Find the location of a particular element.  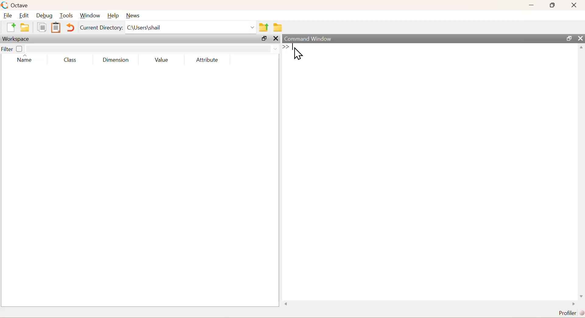

Down is located at coordinates (581, 293).